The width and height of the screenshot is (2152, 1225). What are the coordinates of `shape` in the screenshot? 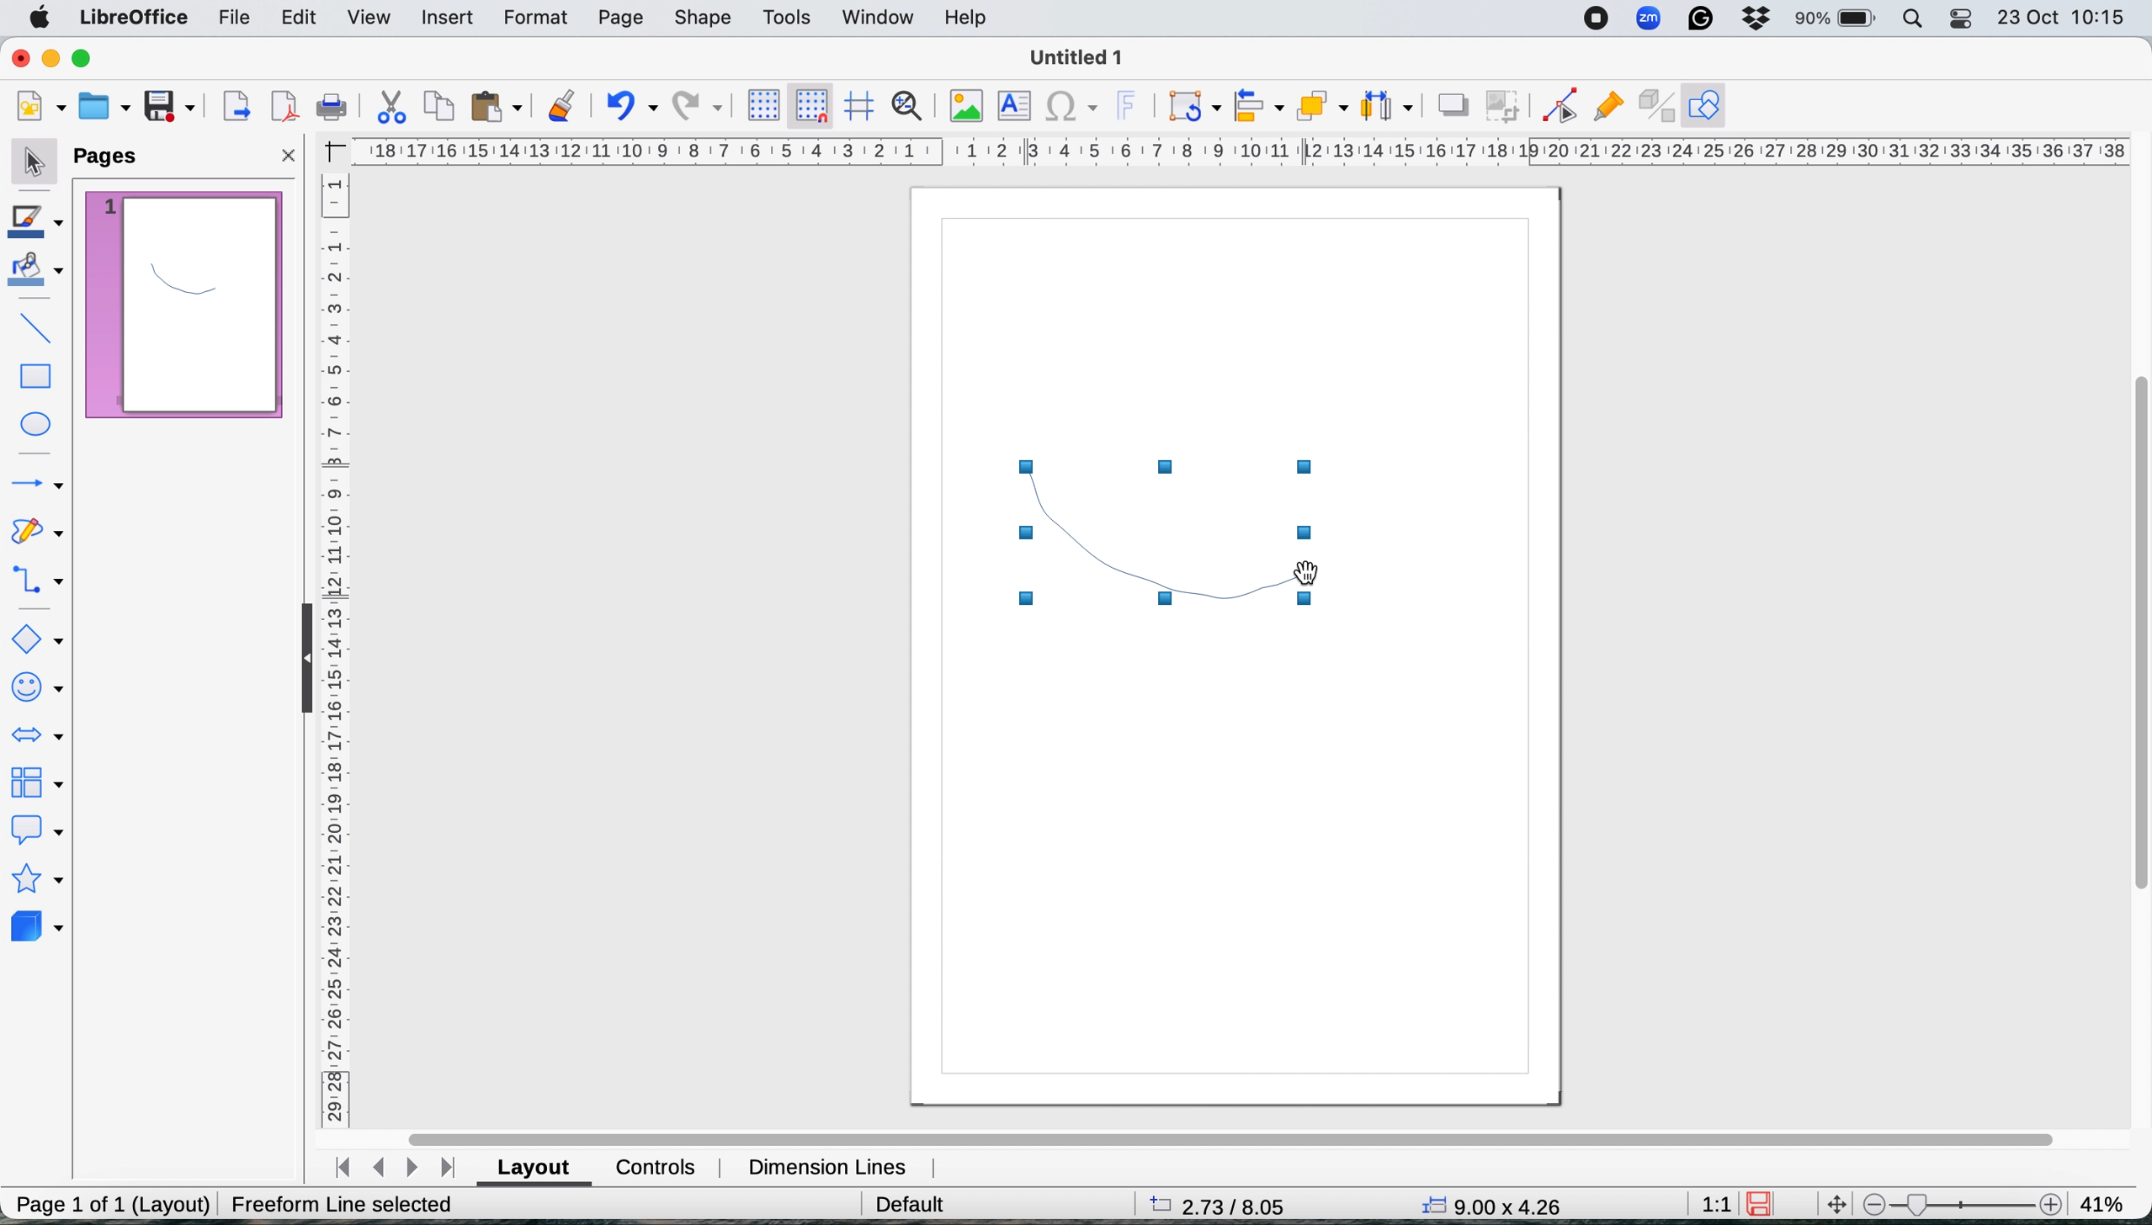 It's located at (705, 19).